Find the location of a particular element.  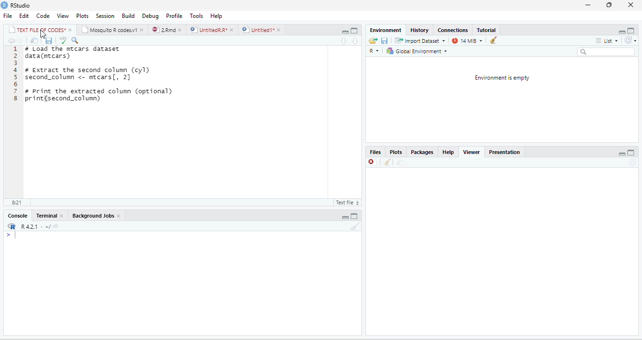

Plots is located at coordinates (82, 15).